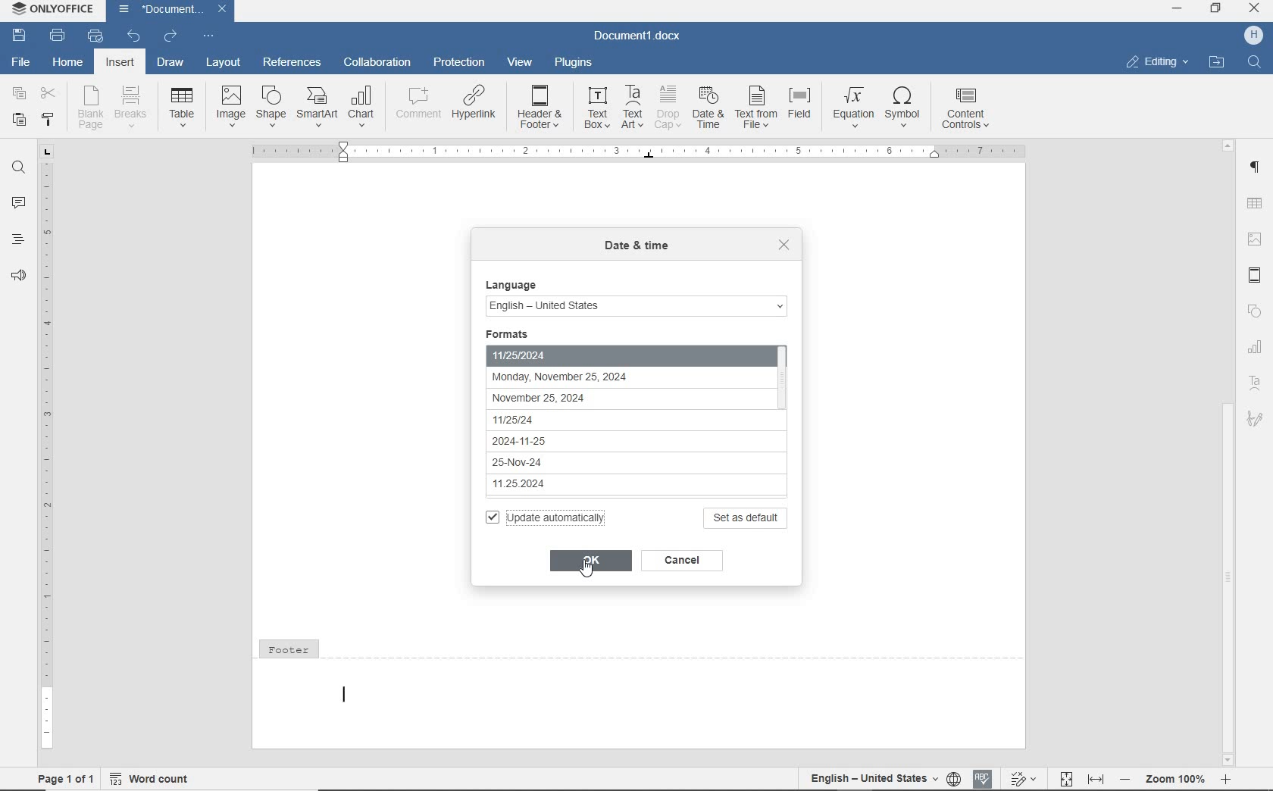  Describe the element at coordinates (1217, 10) in the screenshot. I see `restore down` at that location.